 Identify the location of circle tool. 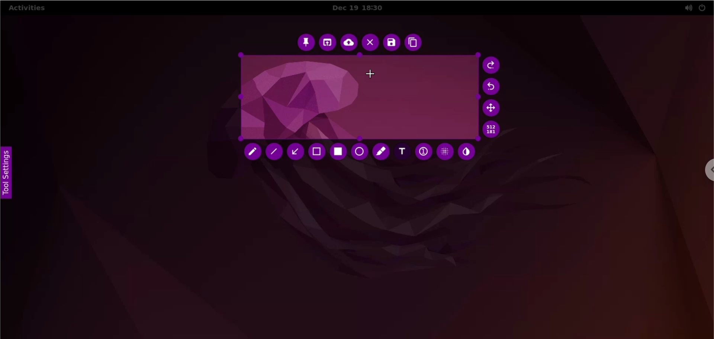
(360, 152).